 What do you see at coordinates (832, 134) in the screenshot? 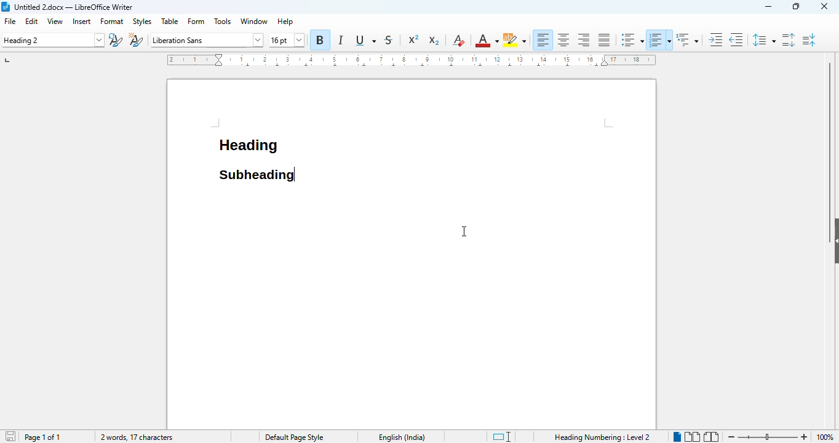
I see `vertical scroll bar` at bounding box center [832, 134].